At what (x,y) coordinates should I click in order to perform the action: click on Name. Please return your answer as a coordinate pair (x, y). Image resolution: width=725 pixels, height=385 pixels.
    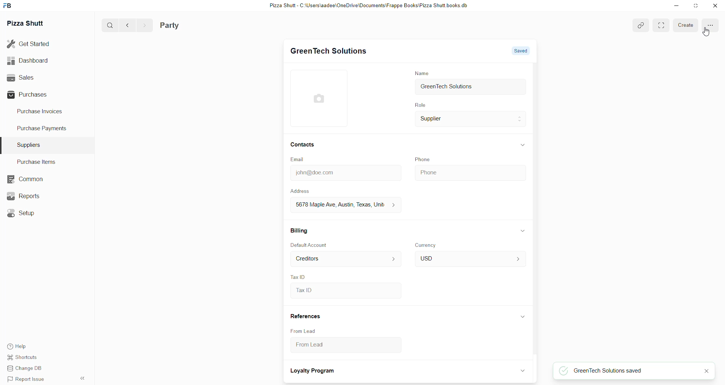
    Looking at the image, I should click on (421, 73).